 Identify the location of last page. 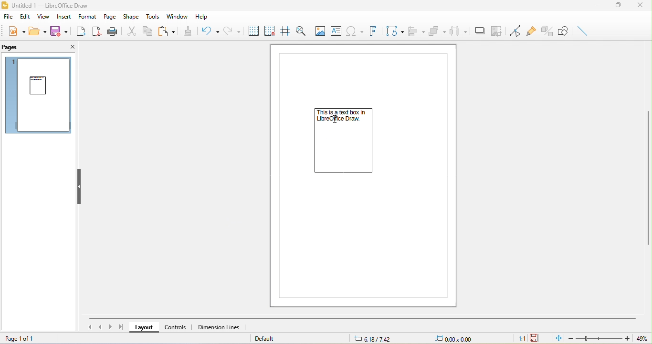
(121, 327).